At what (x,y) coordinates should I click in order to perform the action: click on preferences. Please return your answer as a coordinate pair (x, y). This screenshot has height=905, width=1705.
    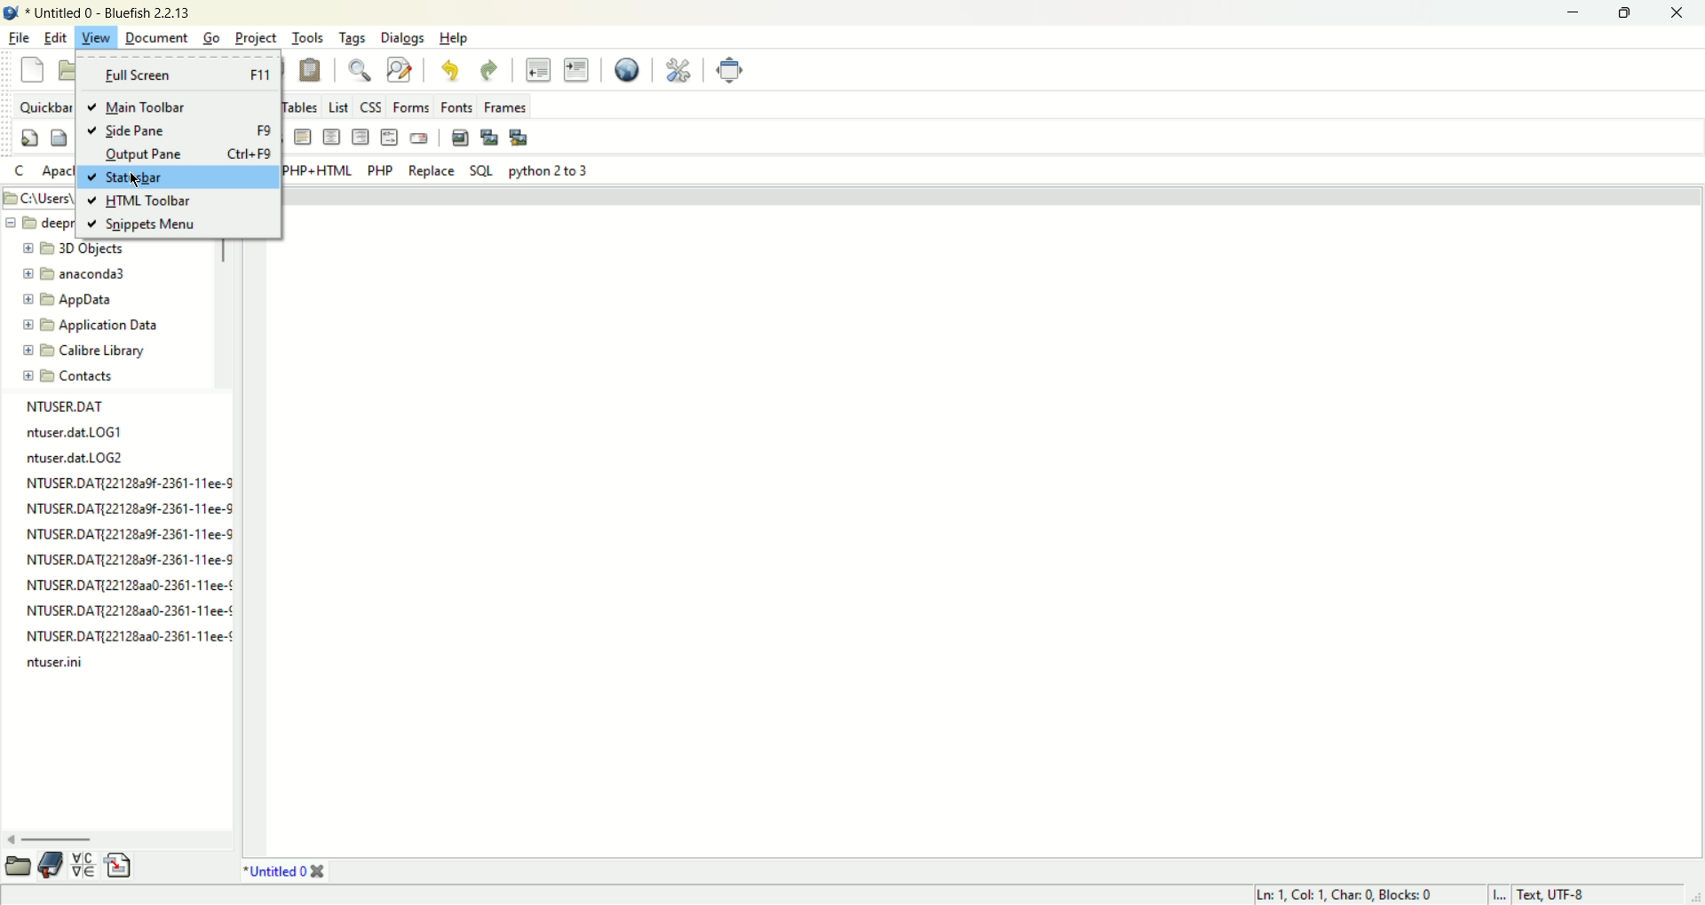
    Looking at the image, I should click on (678, 71).